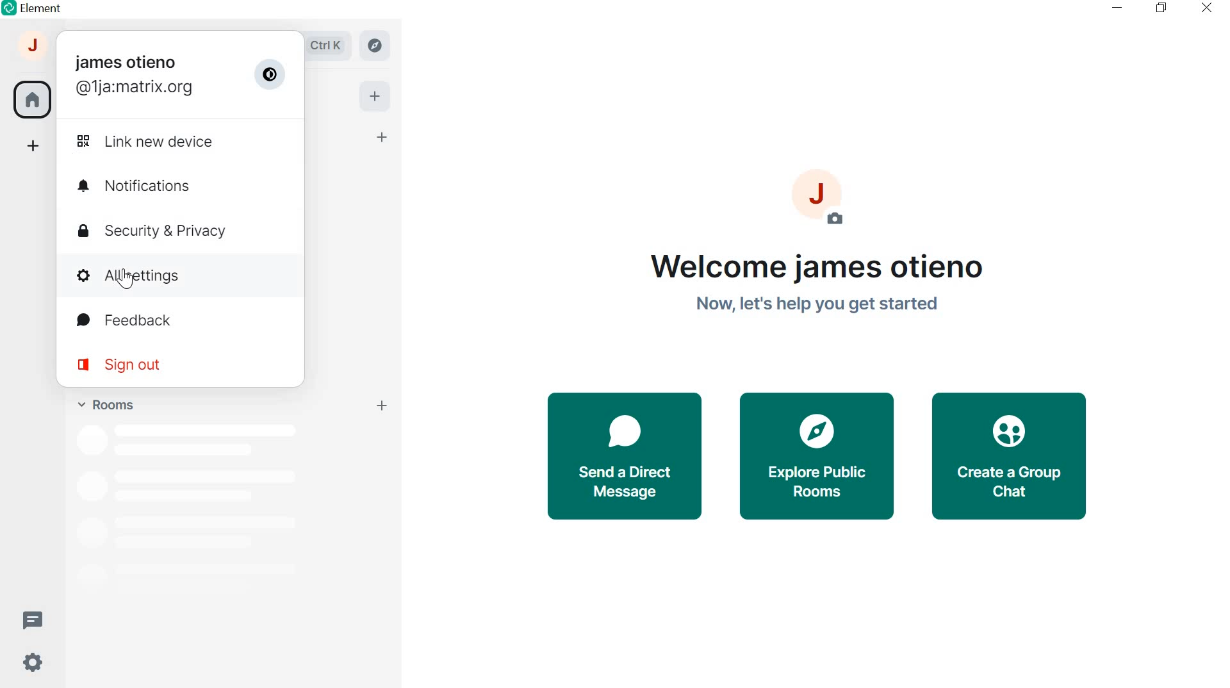  What do you see at coordinates (814, 283) in the screenshot?
I see `Welcome james otieno. Now. let's help you get started` at bounding box center [814, 283].